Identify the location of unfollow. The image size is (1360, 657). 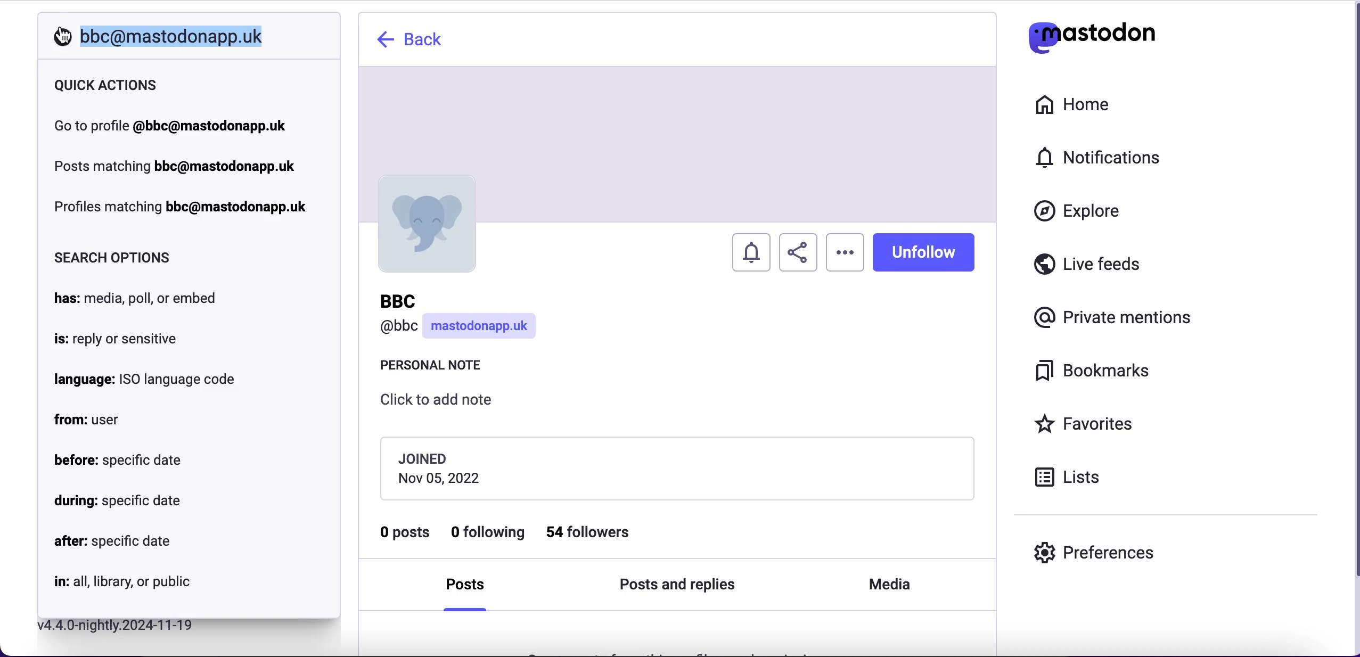
(923, 251).